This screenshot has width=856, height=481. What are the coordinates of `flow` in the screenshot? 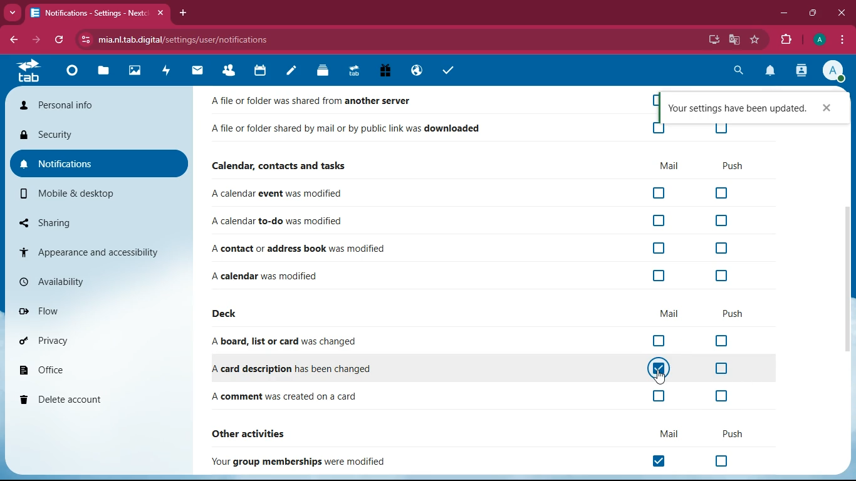 It's located at (97, 309).